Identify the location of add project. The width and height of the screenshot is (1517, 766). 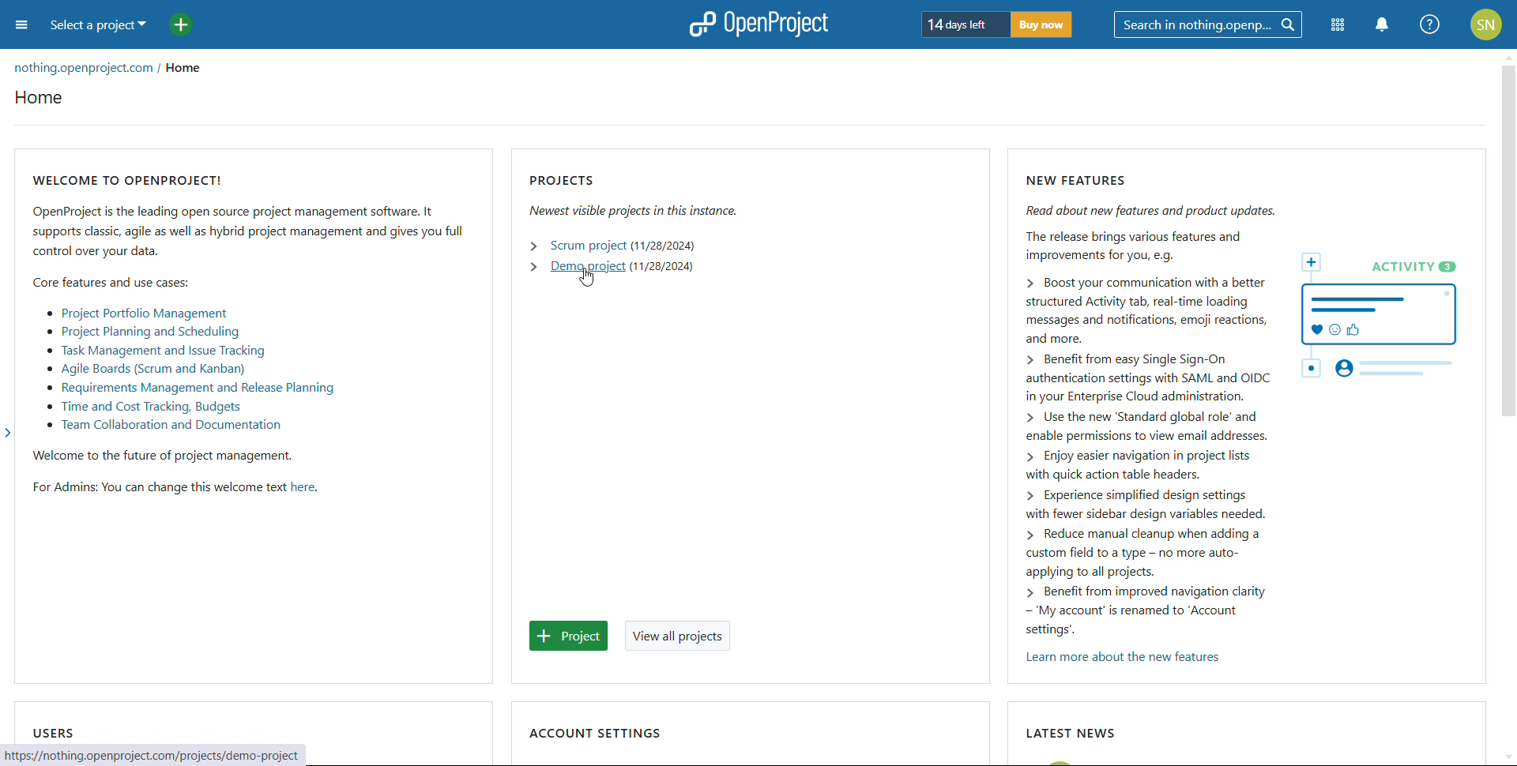
(181, 25).